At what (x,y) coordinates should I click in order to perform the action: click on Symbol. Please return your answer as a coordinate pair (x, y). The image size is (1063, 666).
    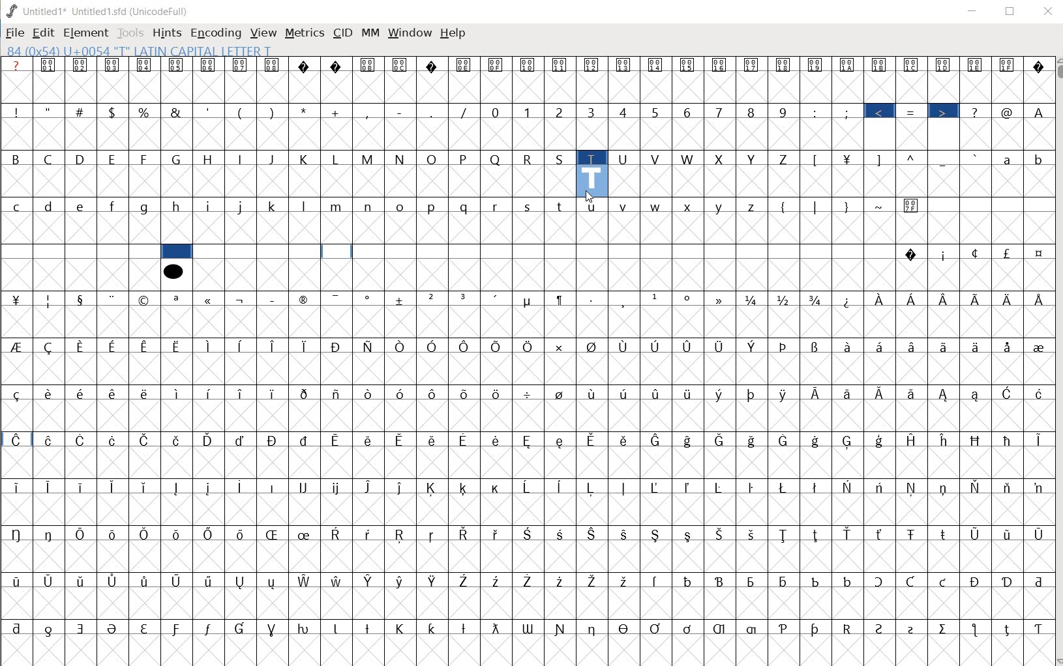
    Looking at the image, I should click on (721, 583).